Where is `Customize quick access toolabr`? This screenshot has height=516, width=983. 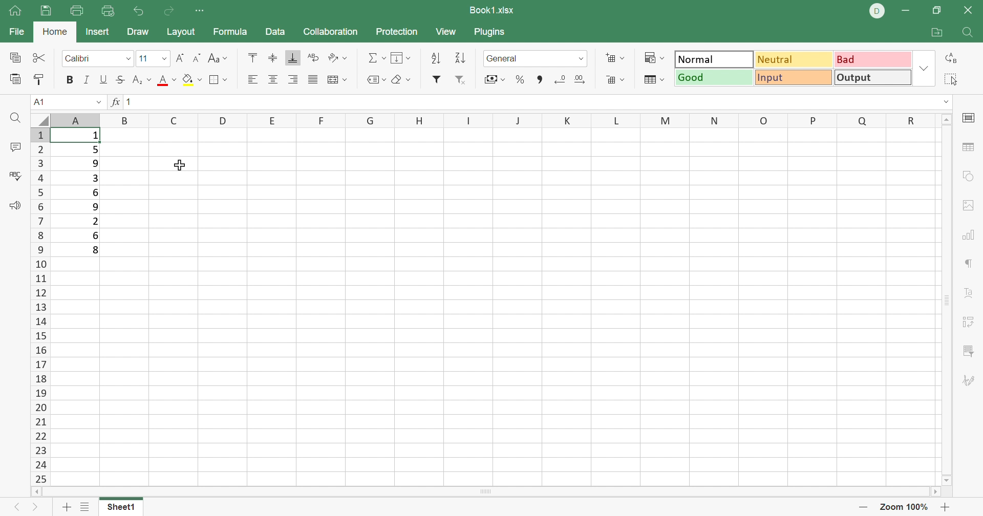
Customize quick access toolabr is located at coordinates (201, 11).